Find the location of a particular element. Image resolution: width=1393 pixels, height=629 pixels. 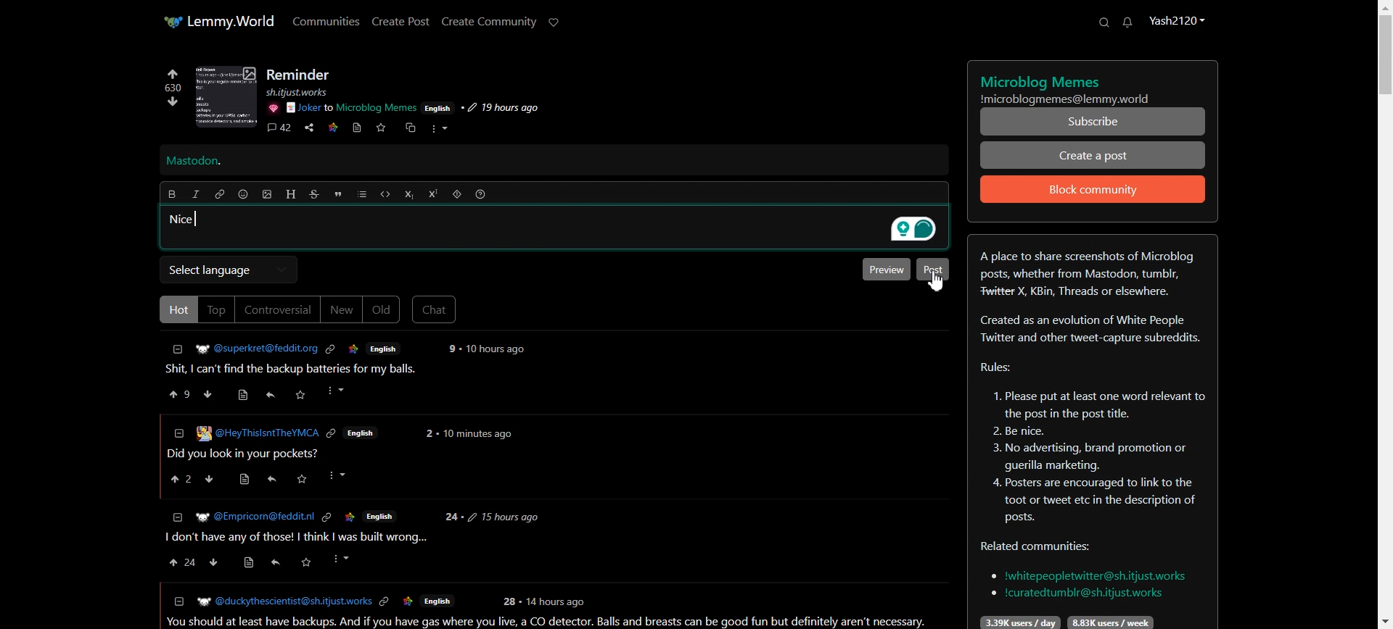

Text is located at coordinates (1093, 86).